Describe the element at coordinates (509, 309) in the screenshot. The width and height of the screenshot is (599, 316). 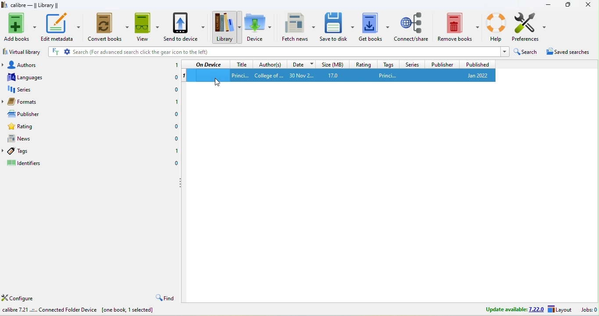
I see `update avalable 7.22.0` at that location.